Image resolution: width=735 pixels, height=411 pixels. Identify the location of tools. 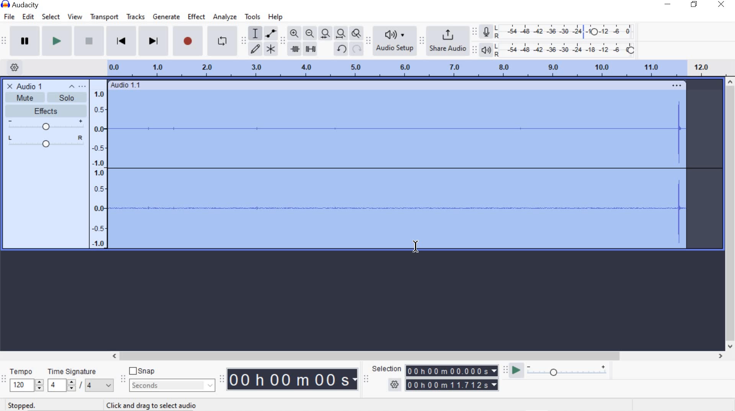
(252, 17).